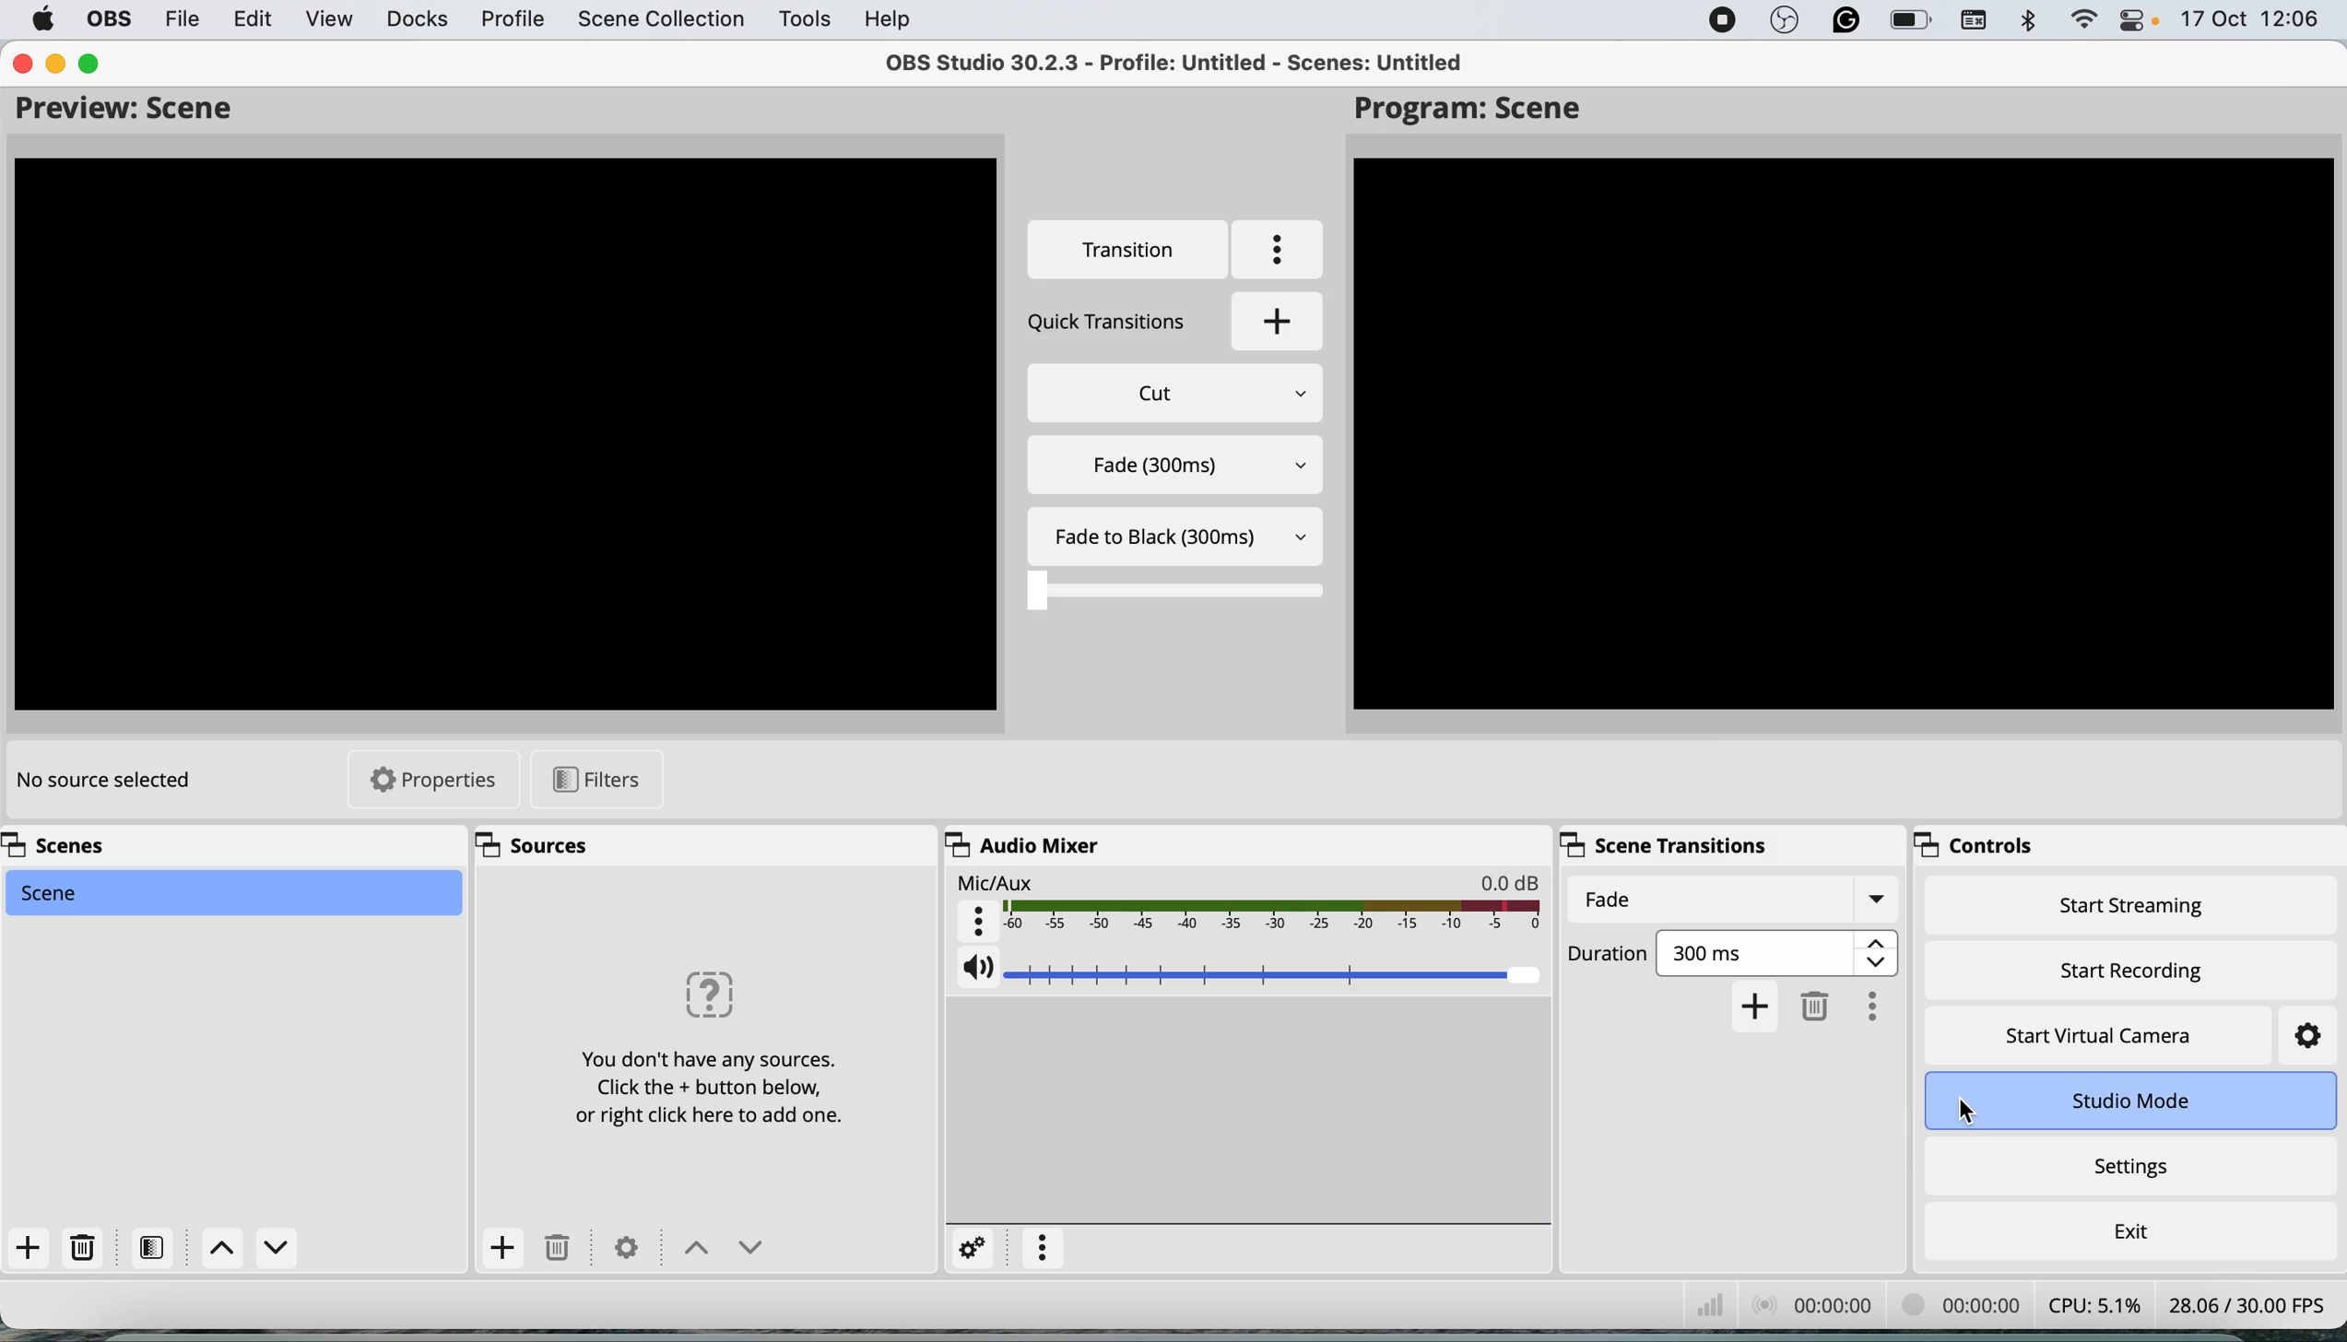 The height and width of the screenshot is (1342, 2347). I want to click on settings, so click(2136, 1163).